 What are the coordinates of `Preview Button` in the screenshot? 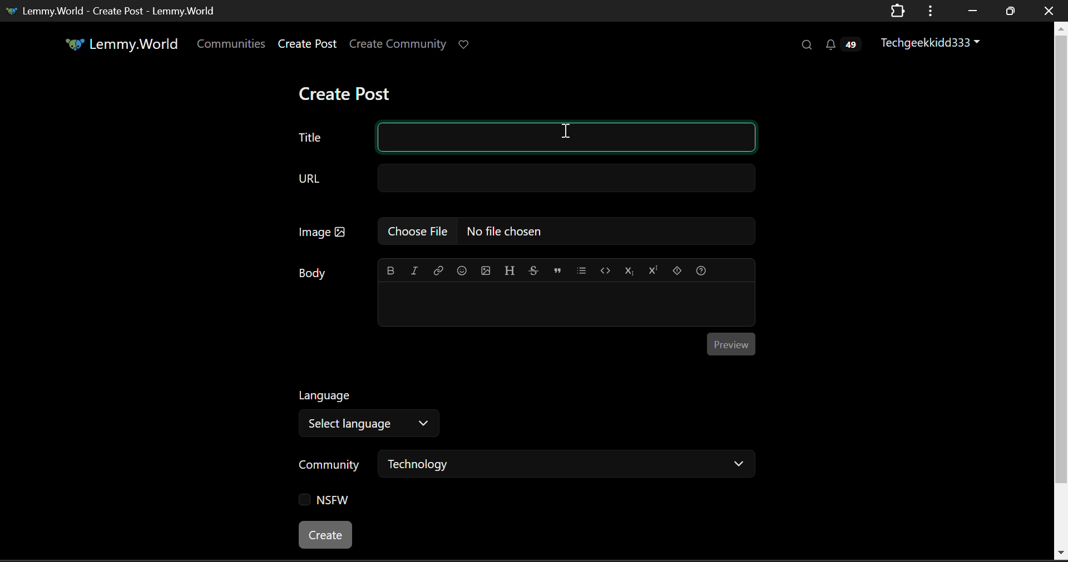 It's located at (731, 345).